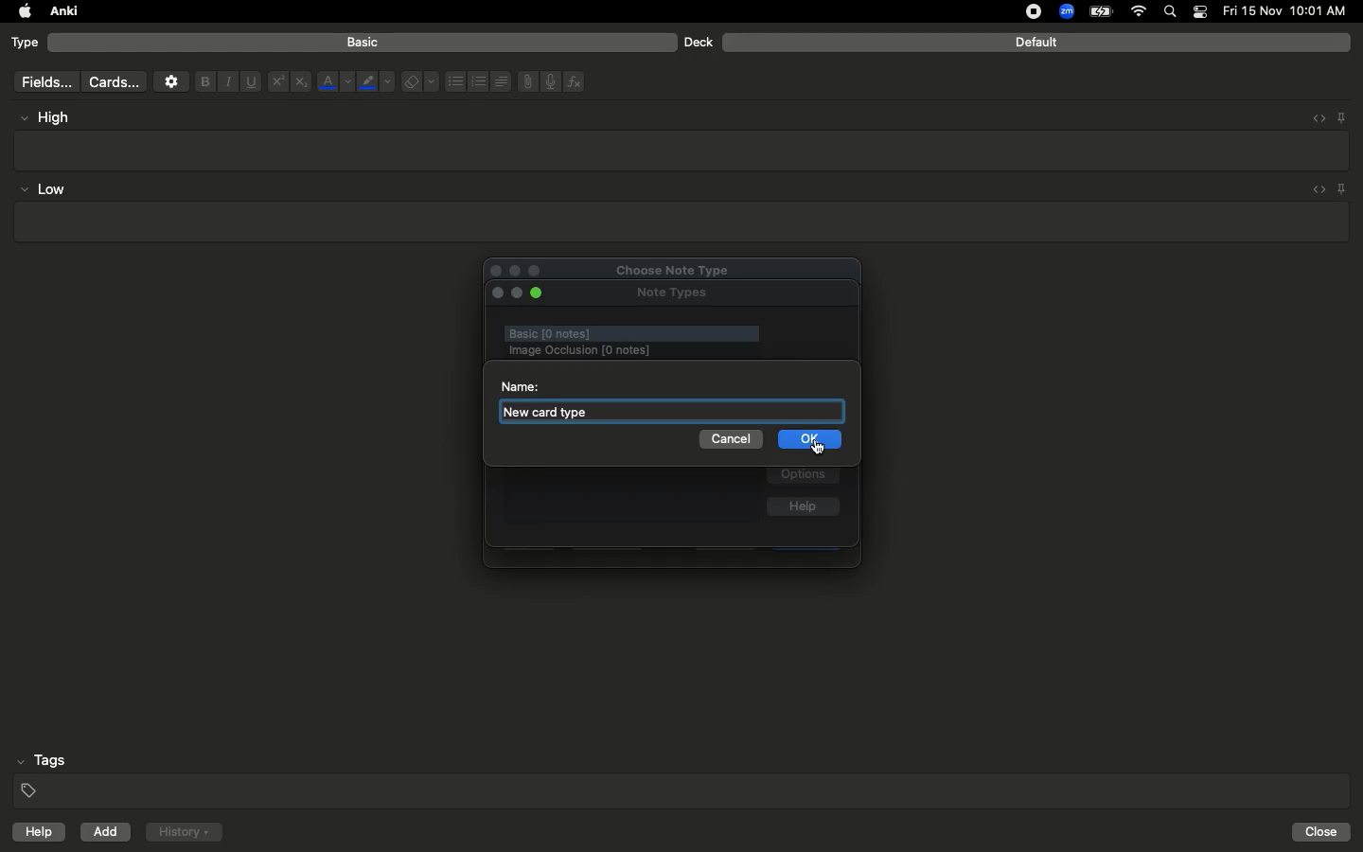  I want to click on date and time, so click(1290, 10).